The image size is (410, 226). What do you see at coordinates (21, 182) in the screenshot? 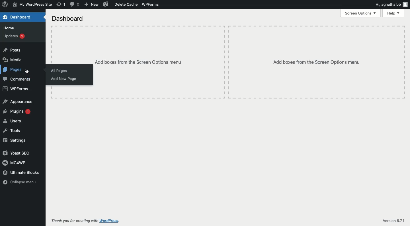
I see `Collapse menu` at bounding box center [21, 182].